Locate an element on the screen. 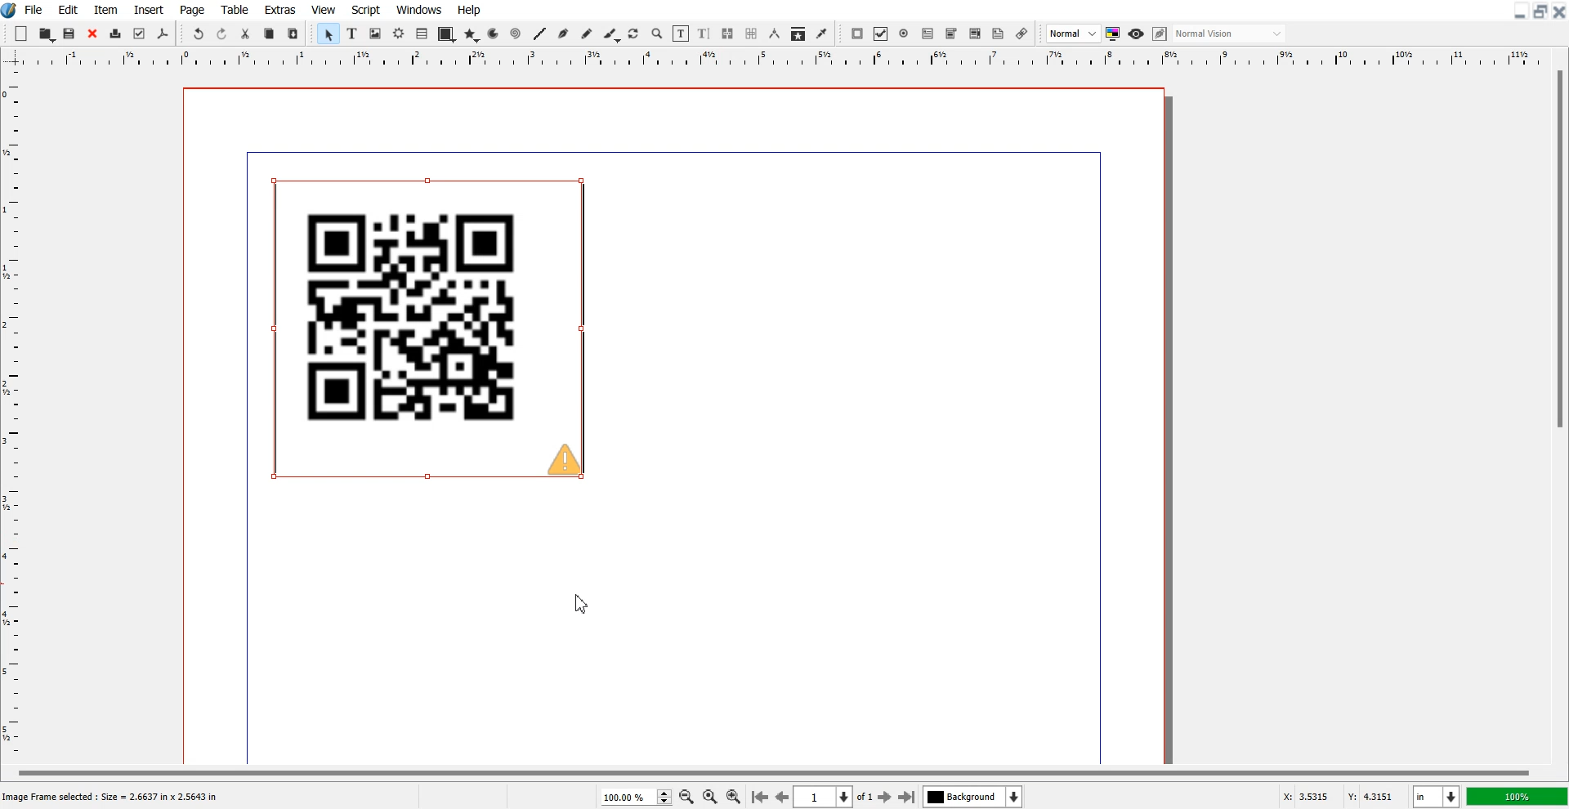 Image resolution: width=1569 pixels, height=809 pixels. Zoom in or Out is located at coordinates (658, 34).